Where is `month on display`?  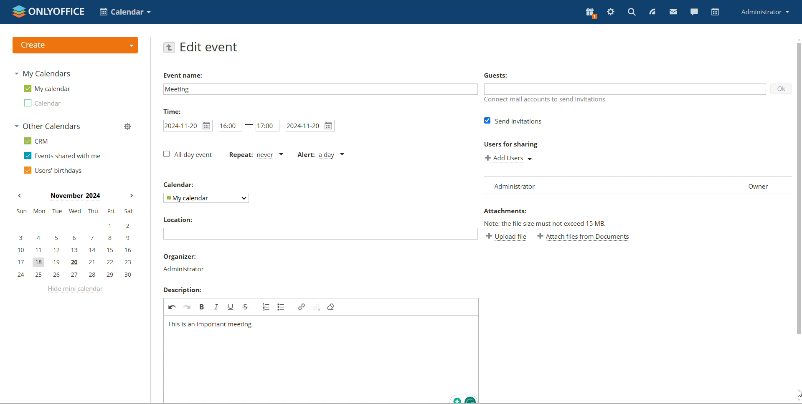 month on display is located at coordinates (75, 197).